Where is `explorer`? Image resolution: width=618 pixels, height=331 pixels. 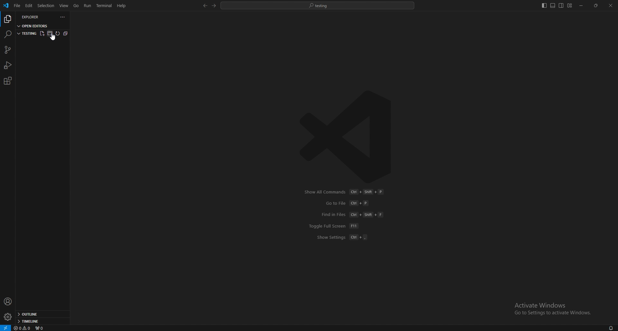
explorer is located at coordinates (7, 19).